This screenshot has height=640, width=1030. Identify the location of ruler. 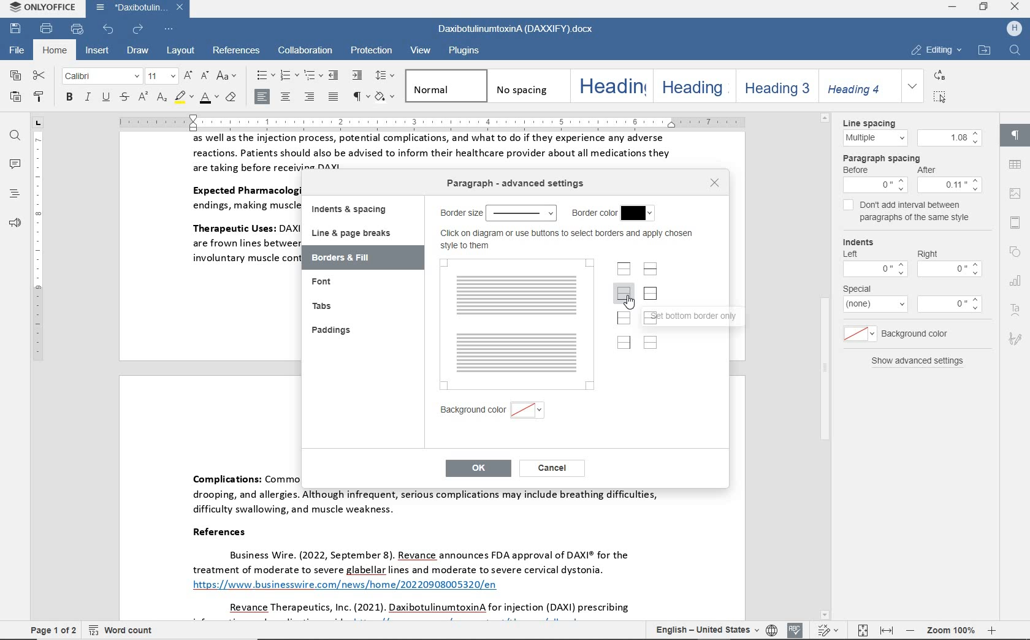
(39, 375).